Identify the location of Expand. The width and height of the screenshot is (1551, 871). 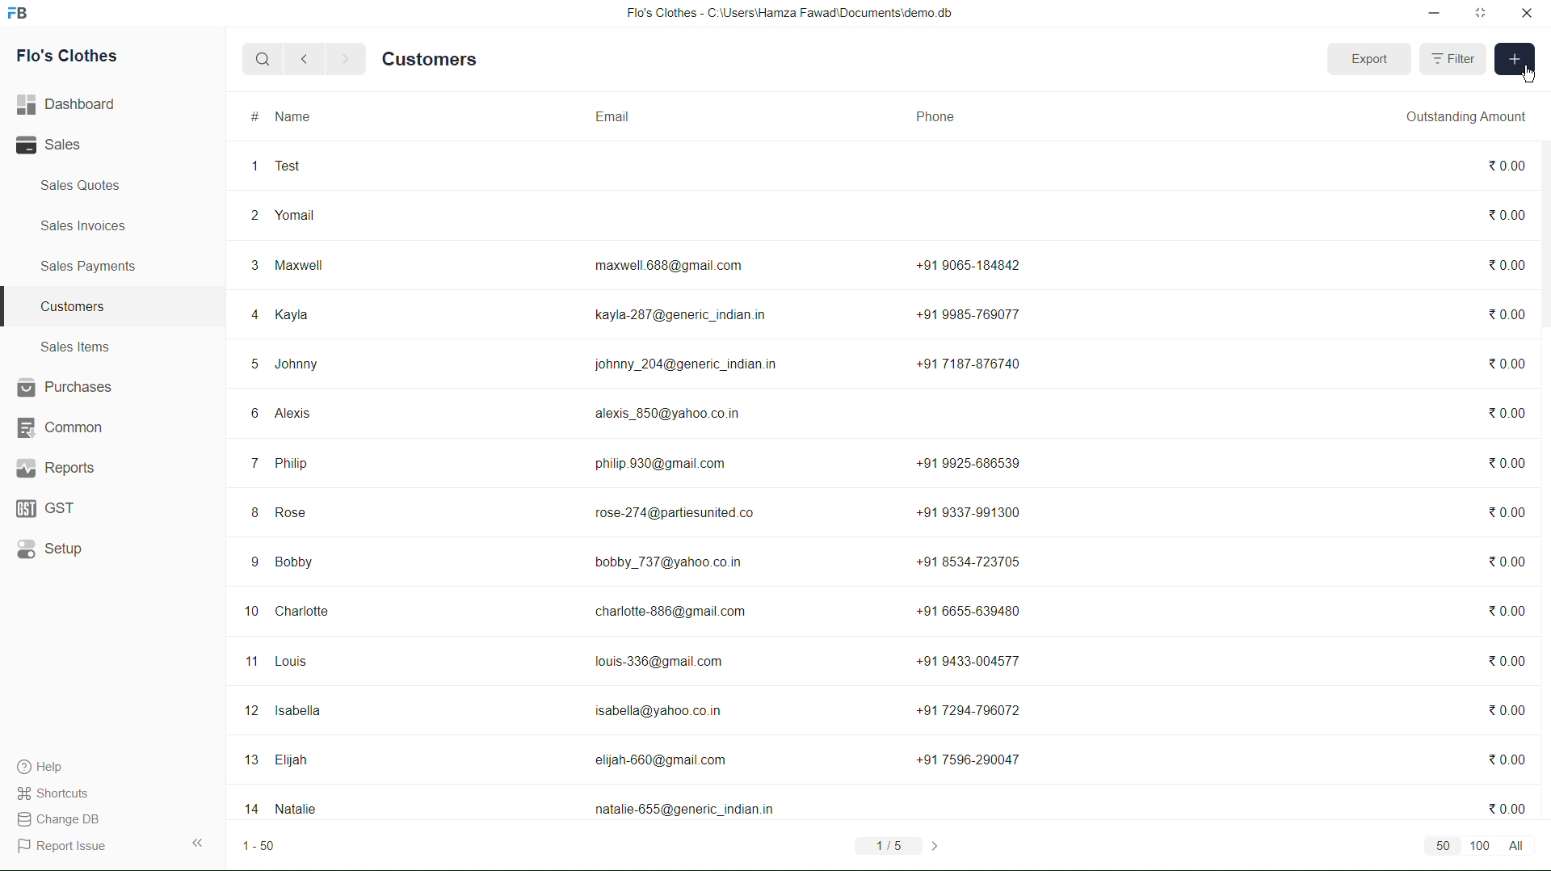
(200, 841).